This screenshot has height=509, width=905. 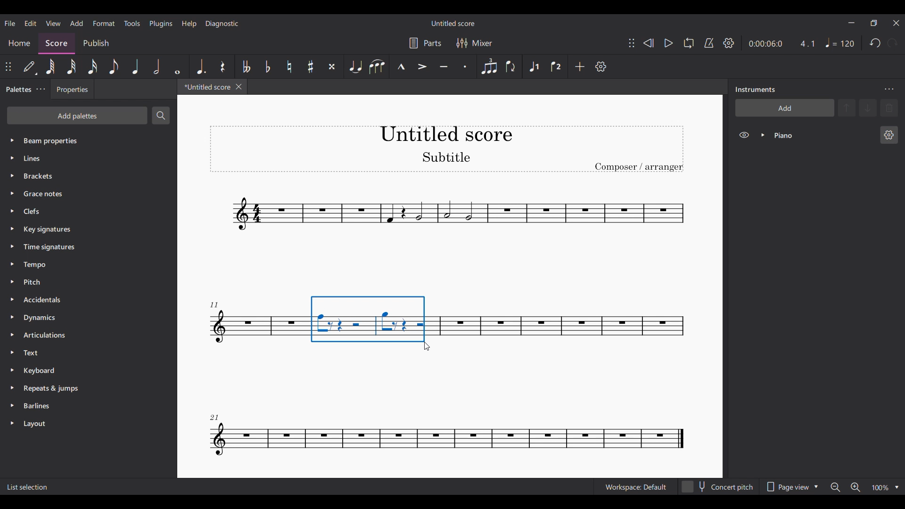 What do you see at coordinates (104, 23) in the screenshot?
I see `Format menu` at bounding box center [104, 23].